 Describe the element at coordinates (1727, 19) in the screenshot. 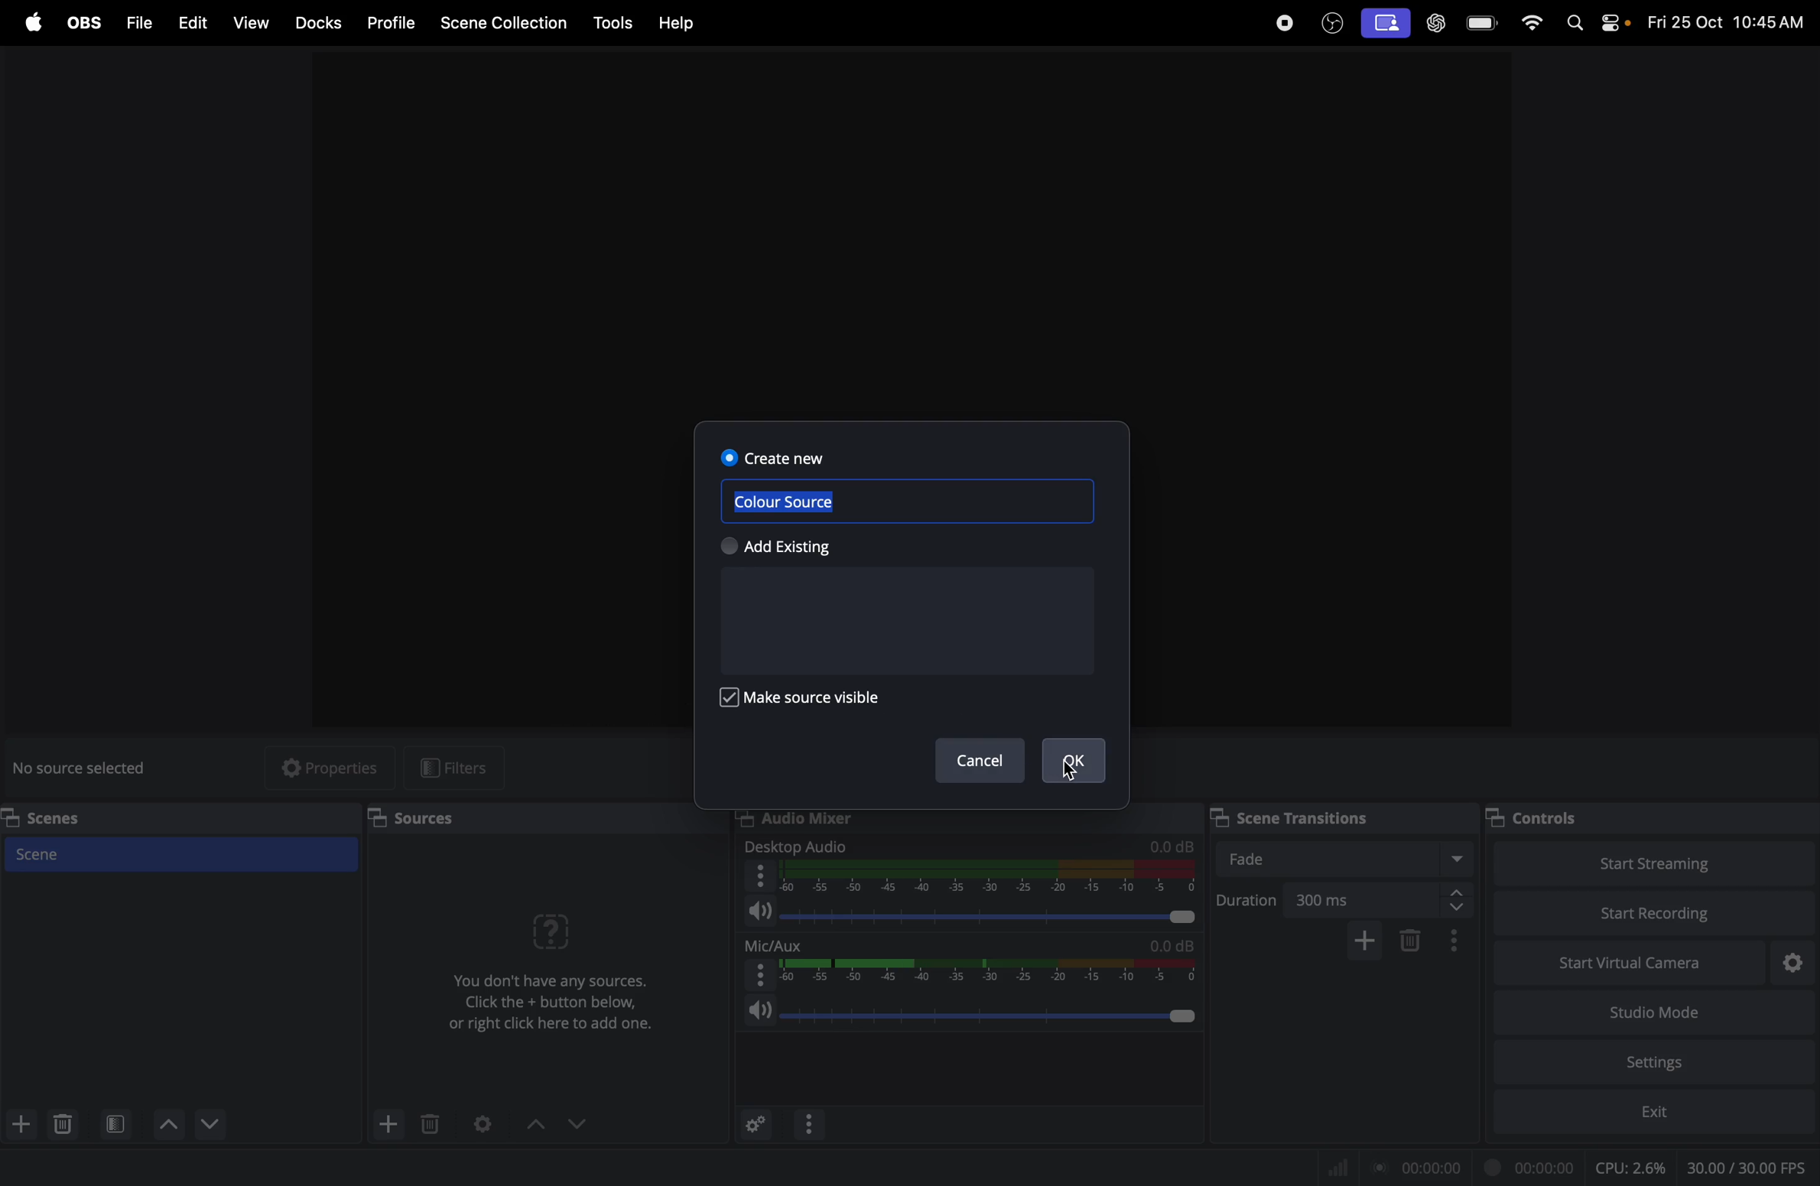

I see `time and date` at that location.